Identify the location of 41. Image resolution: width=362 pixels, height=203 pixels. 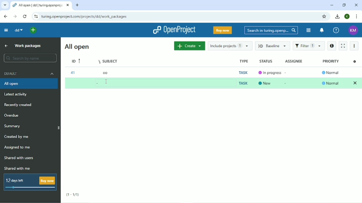
(73, 73).